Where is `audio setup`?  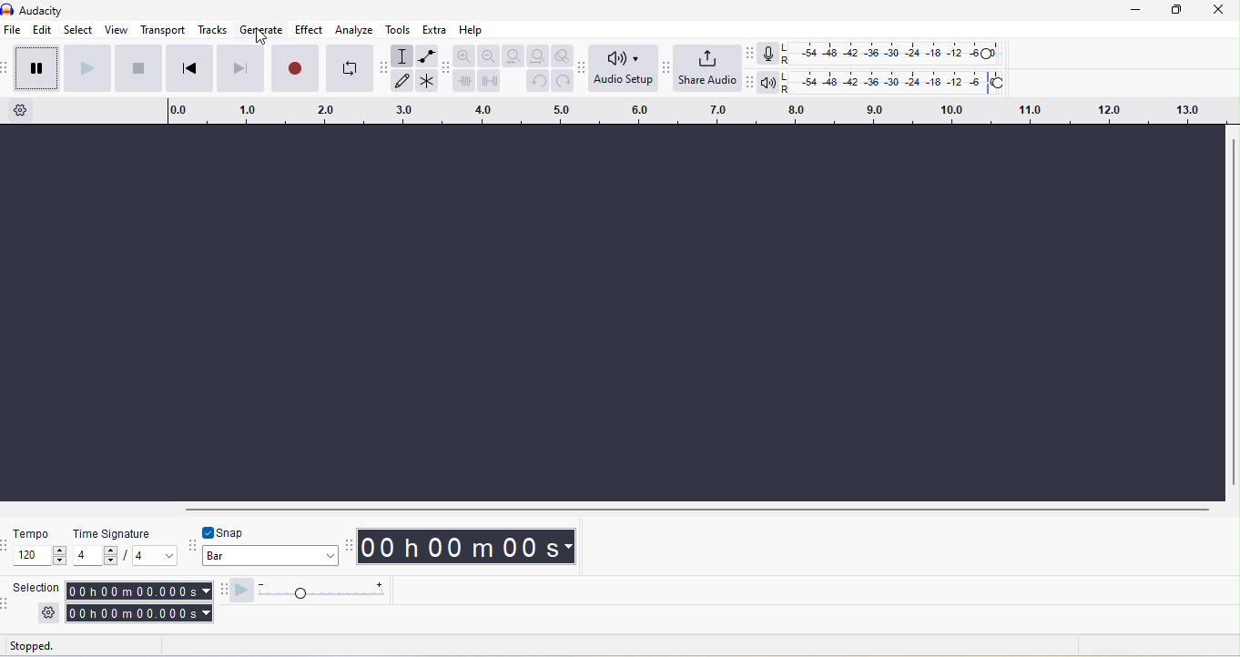
audio setup is located at coordinates (625, 69).